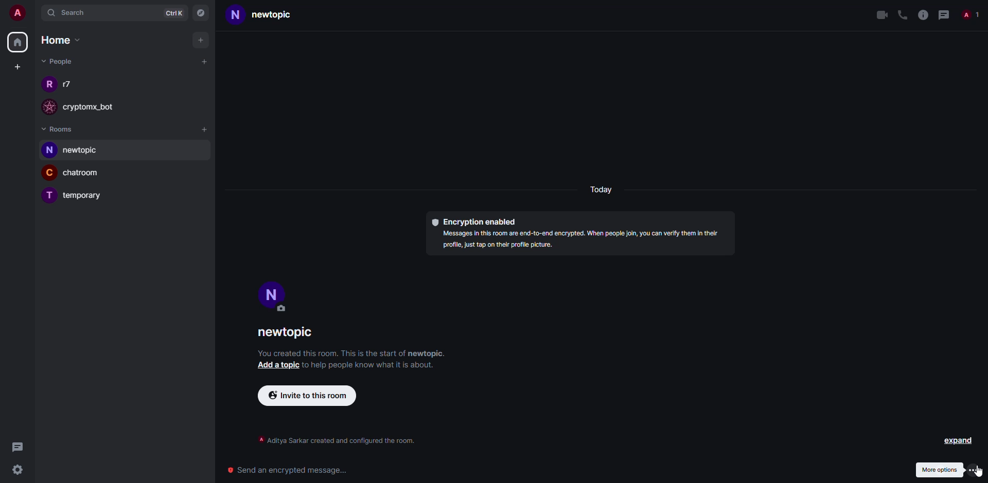  I want to click on ctrlK, so click(173, 14).